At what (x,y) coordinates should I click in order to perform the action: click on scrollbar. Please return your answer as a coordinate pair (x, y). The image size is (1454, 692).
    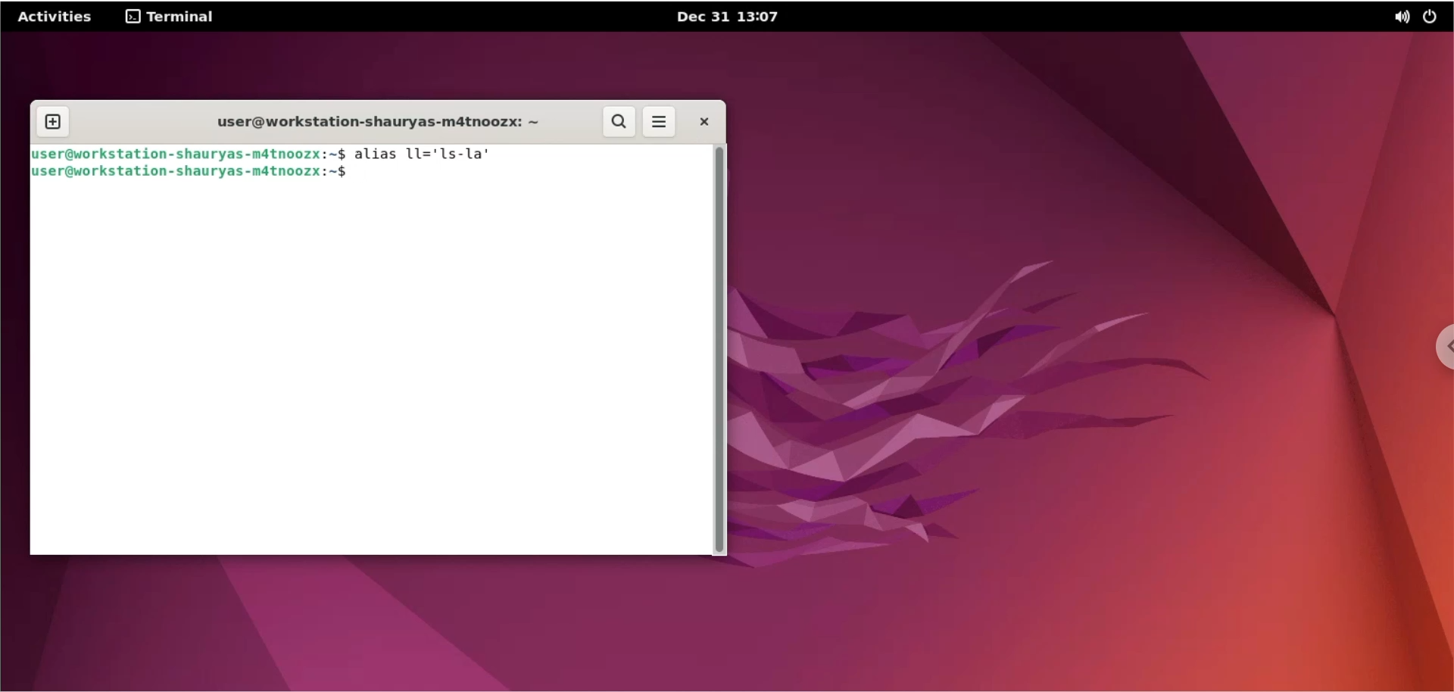
    Looking at the image, I should click on (724, 349).